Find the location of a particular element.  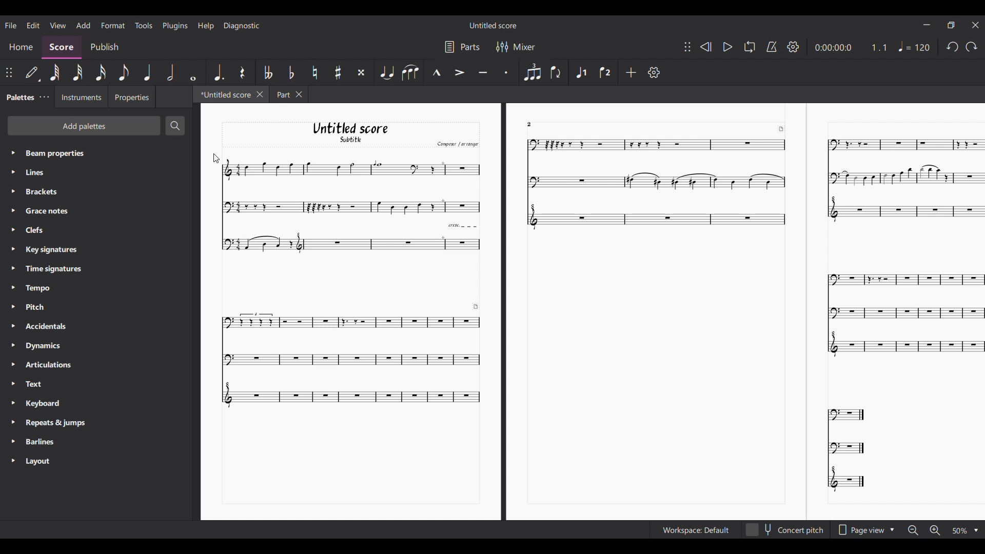

Edit is located at coordinates (33, 25).